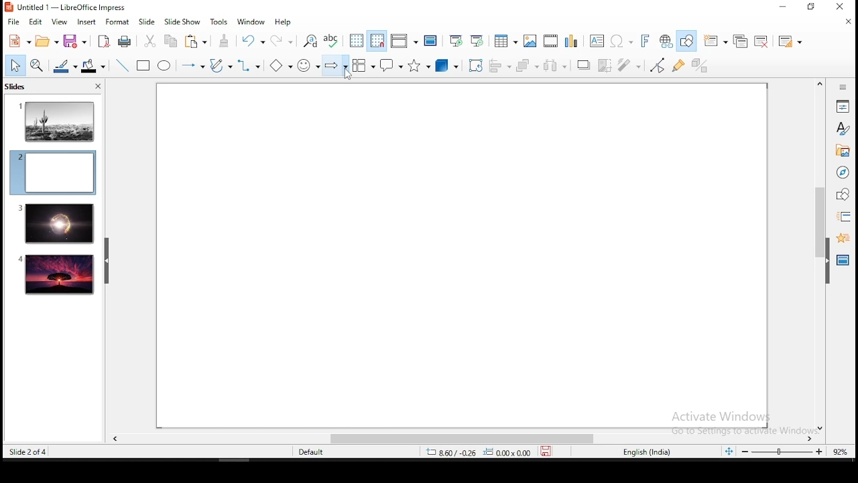  Describe the element at coordinates (117, 21) in the screenshot. I see `format` at that location.